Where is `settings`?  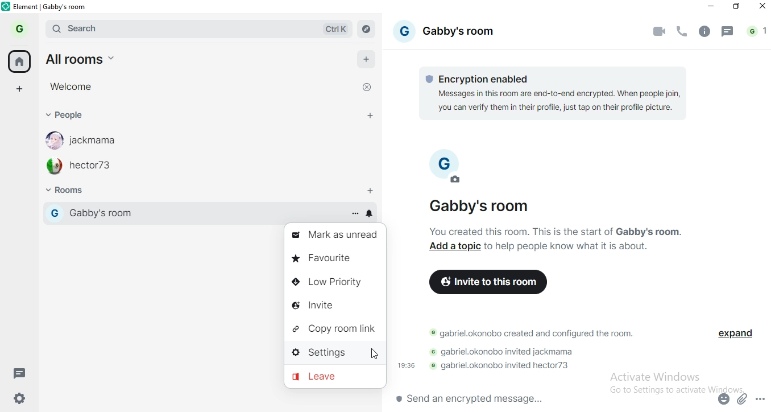
settings is located at coordinates (23, 397).